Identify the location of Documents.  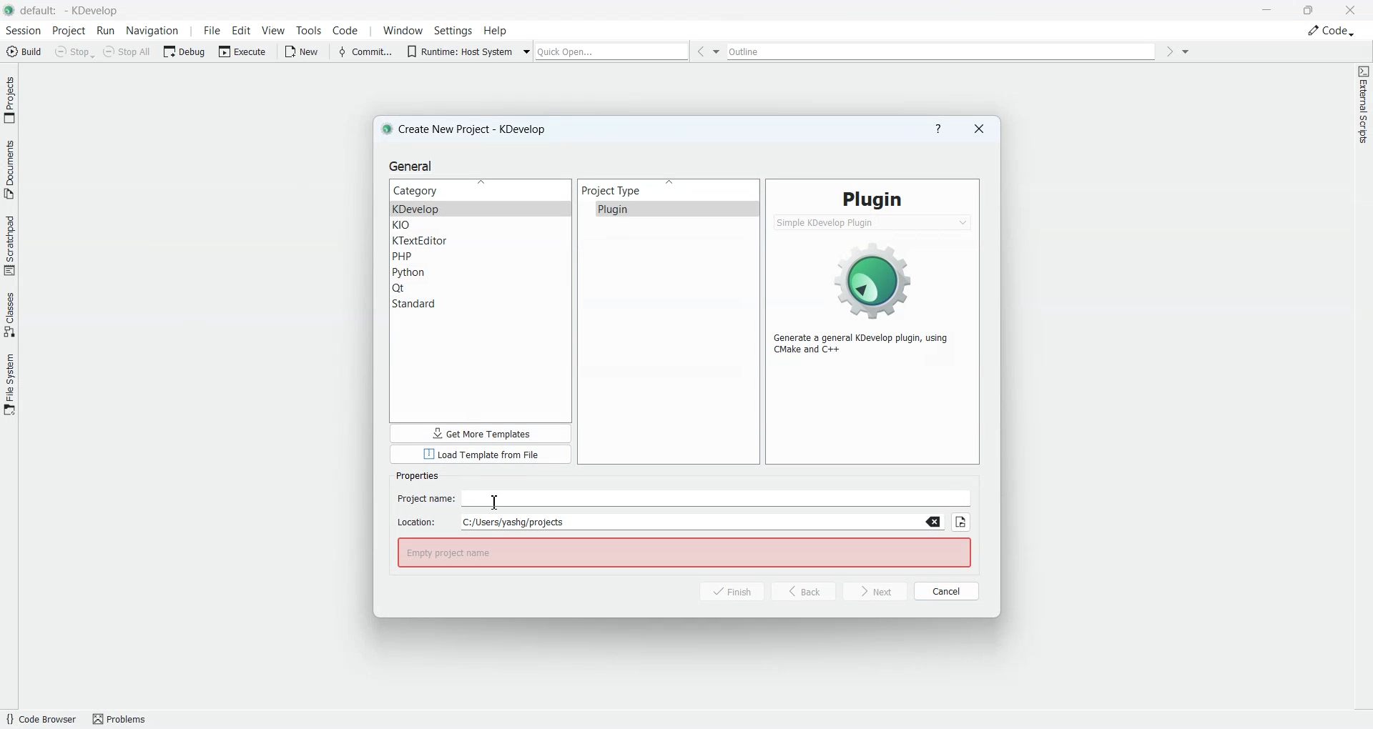
(9, 168).